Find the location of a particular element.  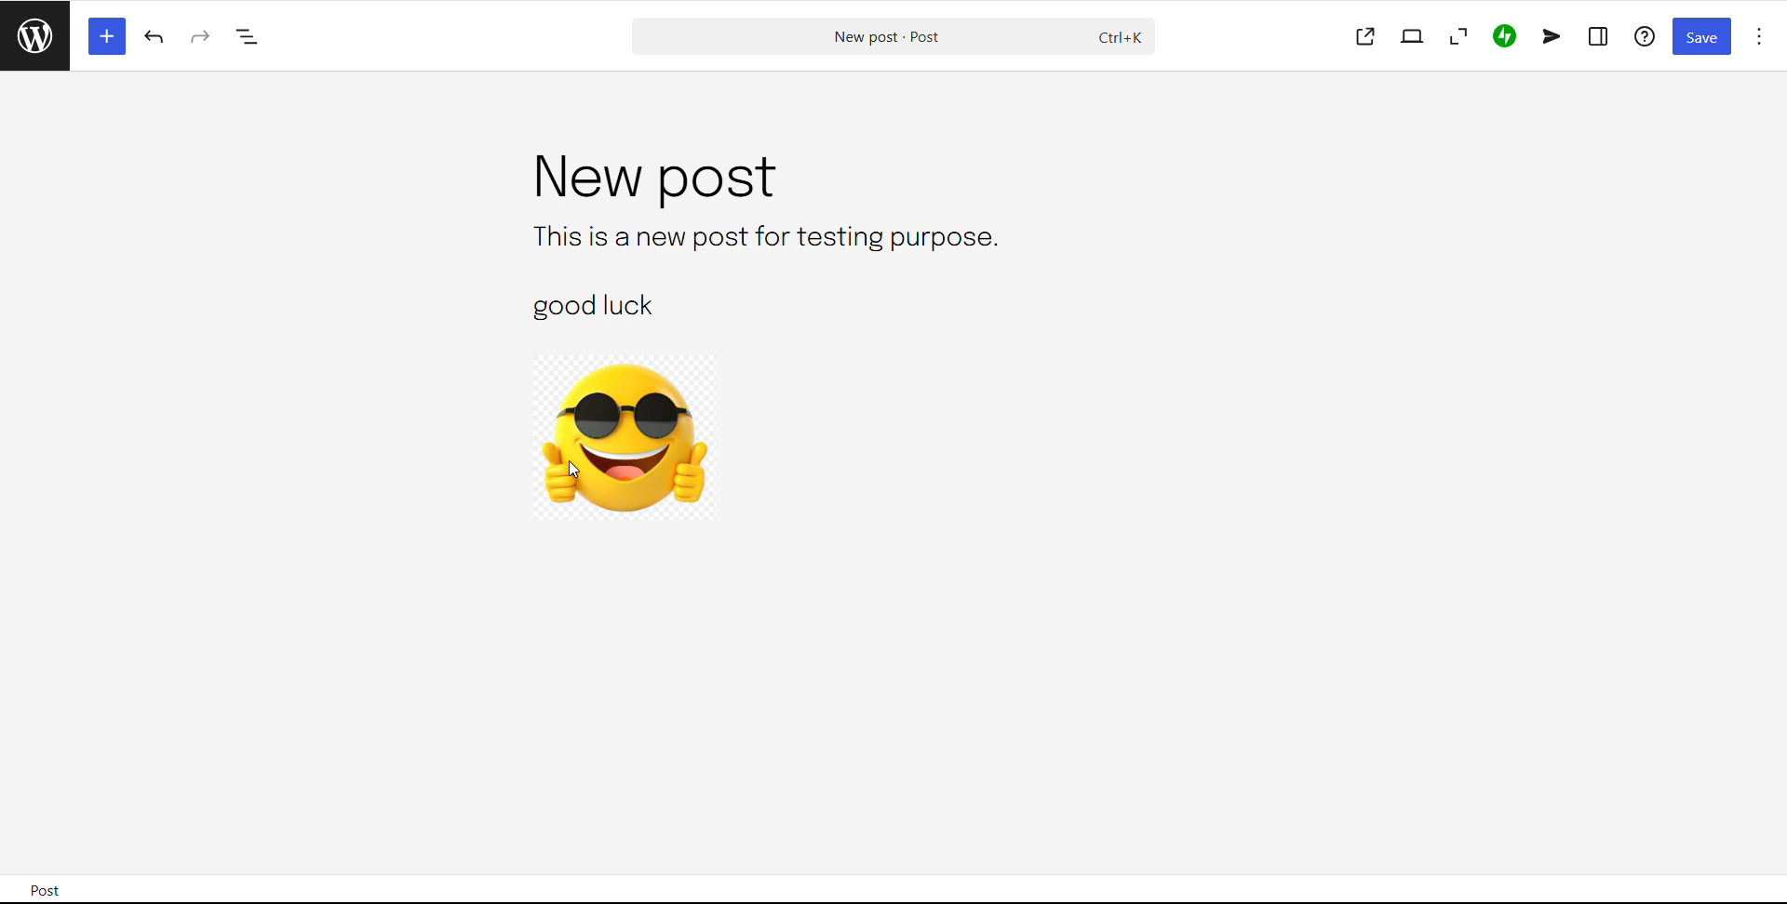

text block 1 is located at coordinates (761, 236).